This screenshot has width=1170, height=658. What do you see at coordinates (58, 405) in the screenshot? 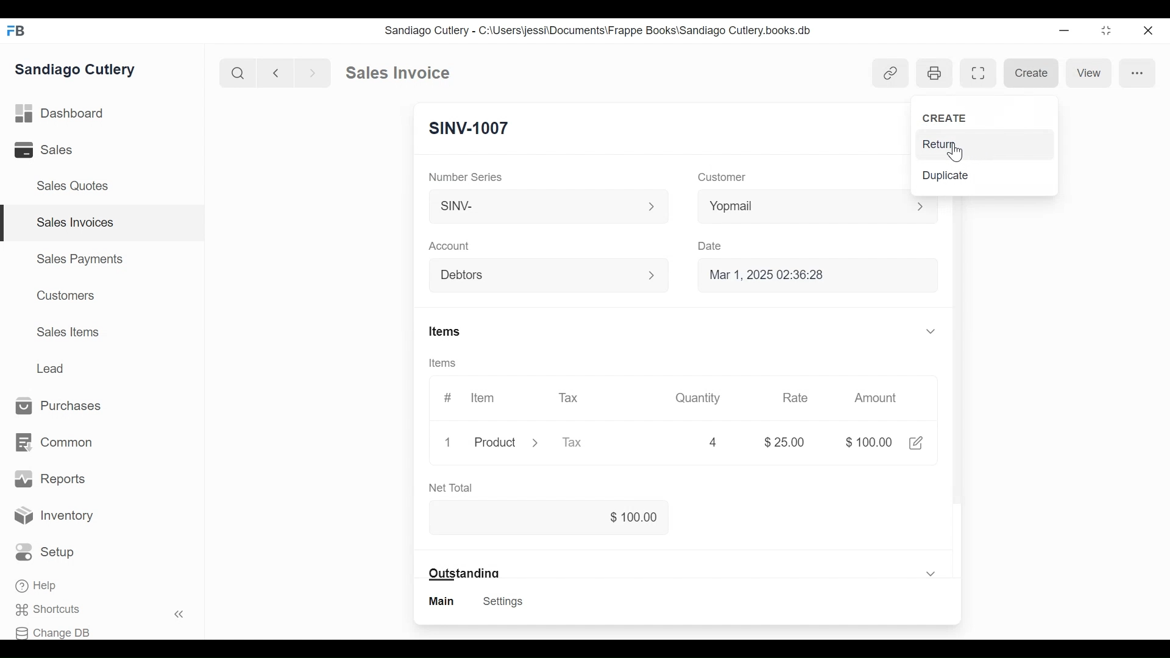
I see `Purchases` at bounding box center [58, 405].